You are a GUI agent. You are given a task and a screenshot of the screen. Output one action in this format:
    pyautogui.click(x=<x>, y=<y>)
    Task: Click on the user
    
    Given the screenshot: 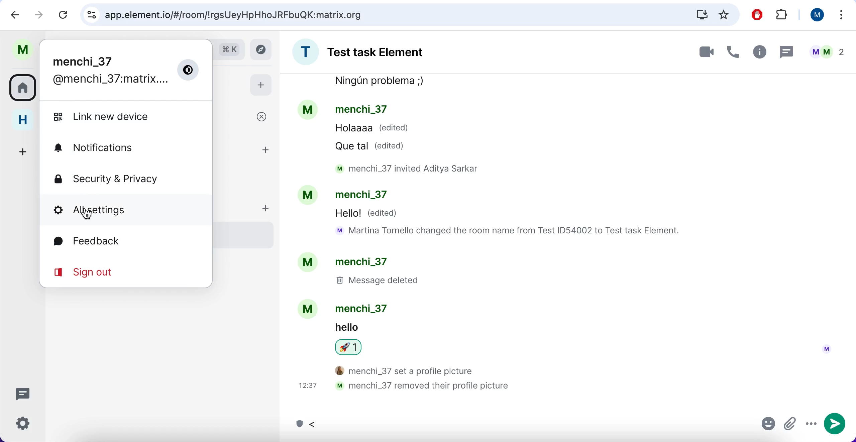 What is the action you would take?
    pyautogui.click(x=22, y=48)
    